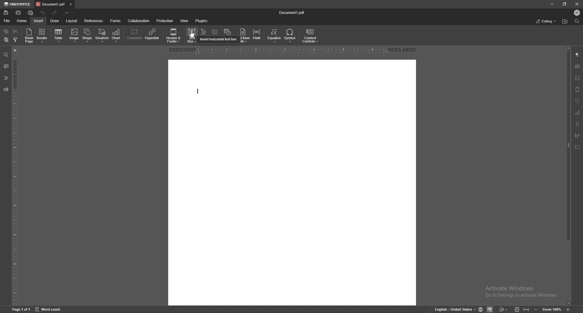 Image resolution: width=583 pixels, height=313 pixels. Describe the element at coordinates (490, 309) in the screenshot. I see `spell check` at that location.